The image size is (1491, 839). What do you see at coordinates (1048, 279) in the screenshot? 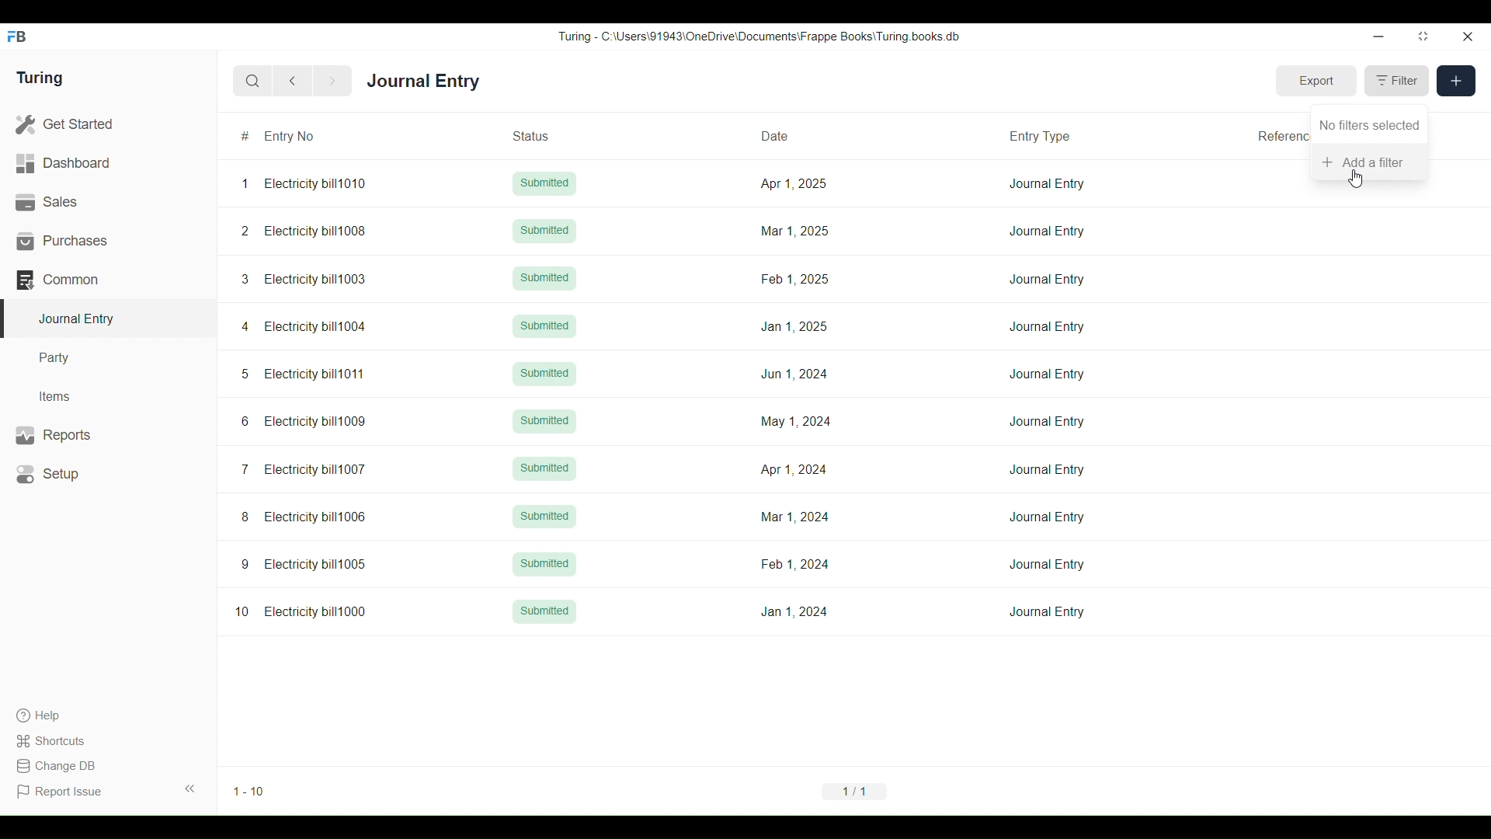
I see `Journal Entry` at bounding box center [1048, 279].